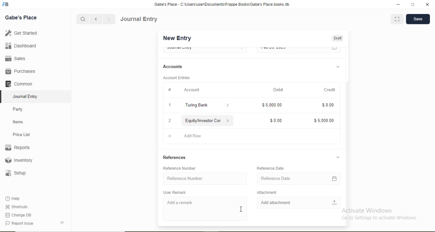  What do you see at coordinates (6, 4) in the screenshot?
I see `Logo` at bounding box center [6, 4].